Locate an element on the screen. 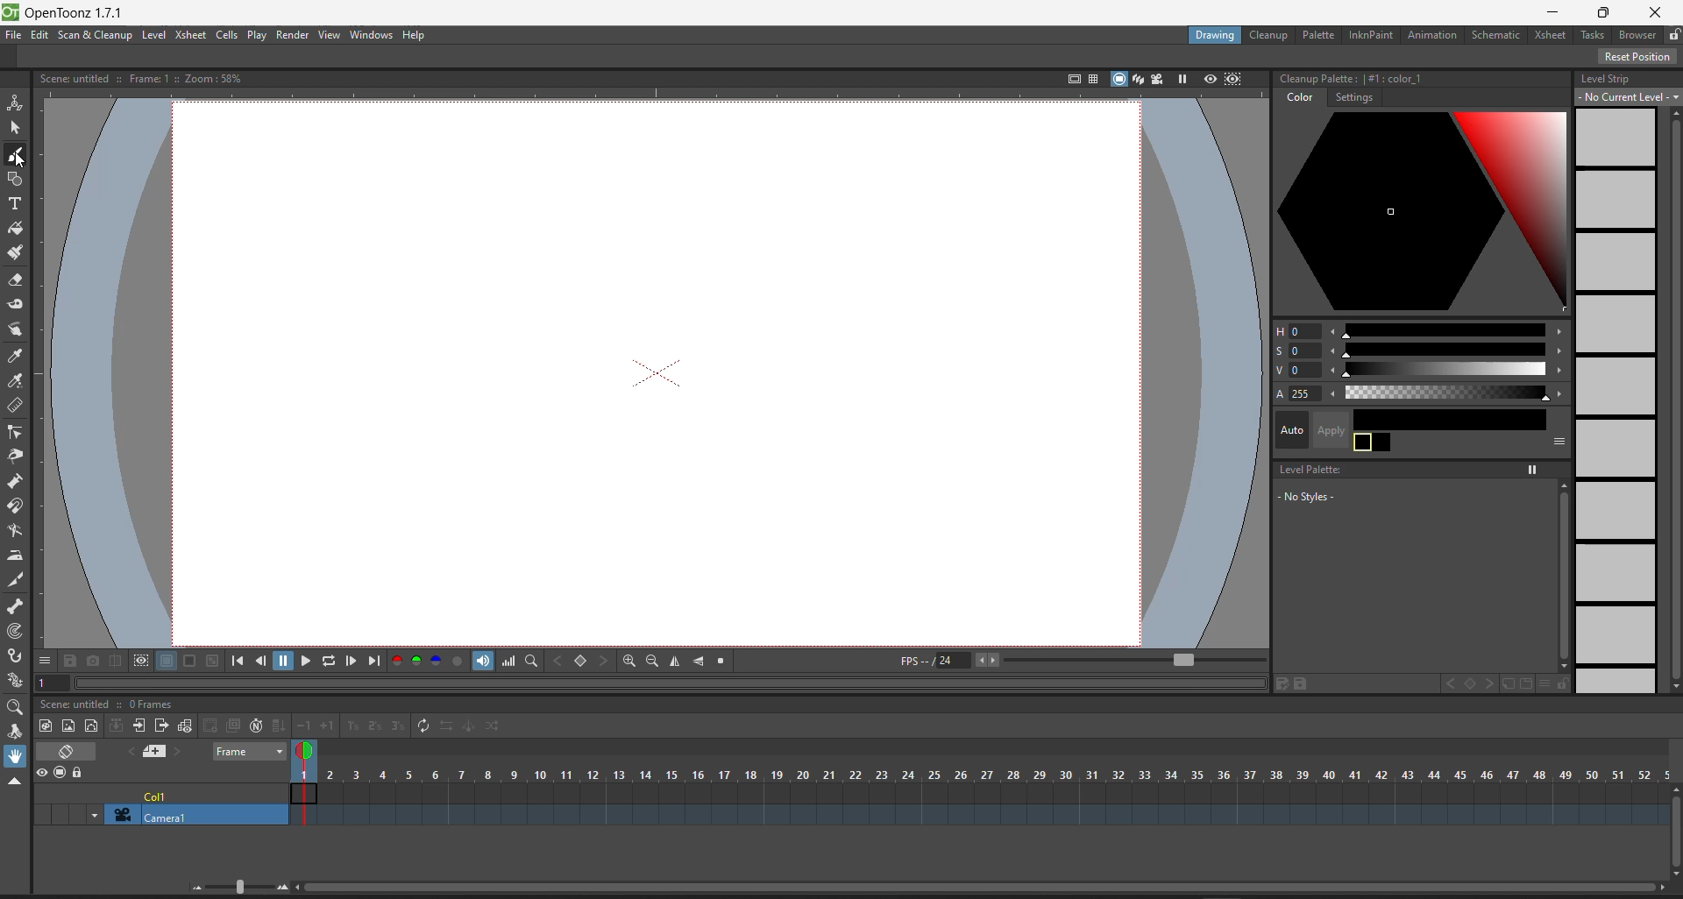 The image size is (1683, 899). safe area is located at coordinates (1069, 79).